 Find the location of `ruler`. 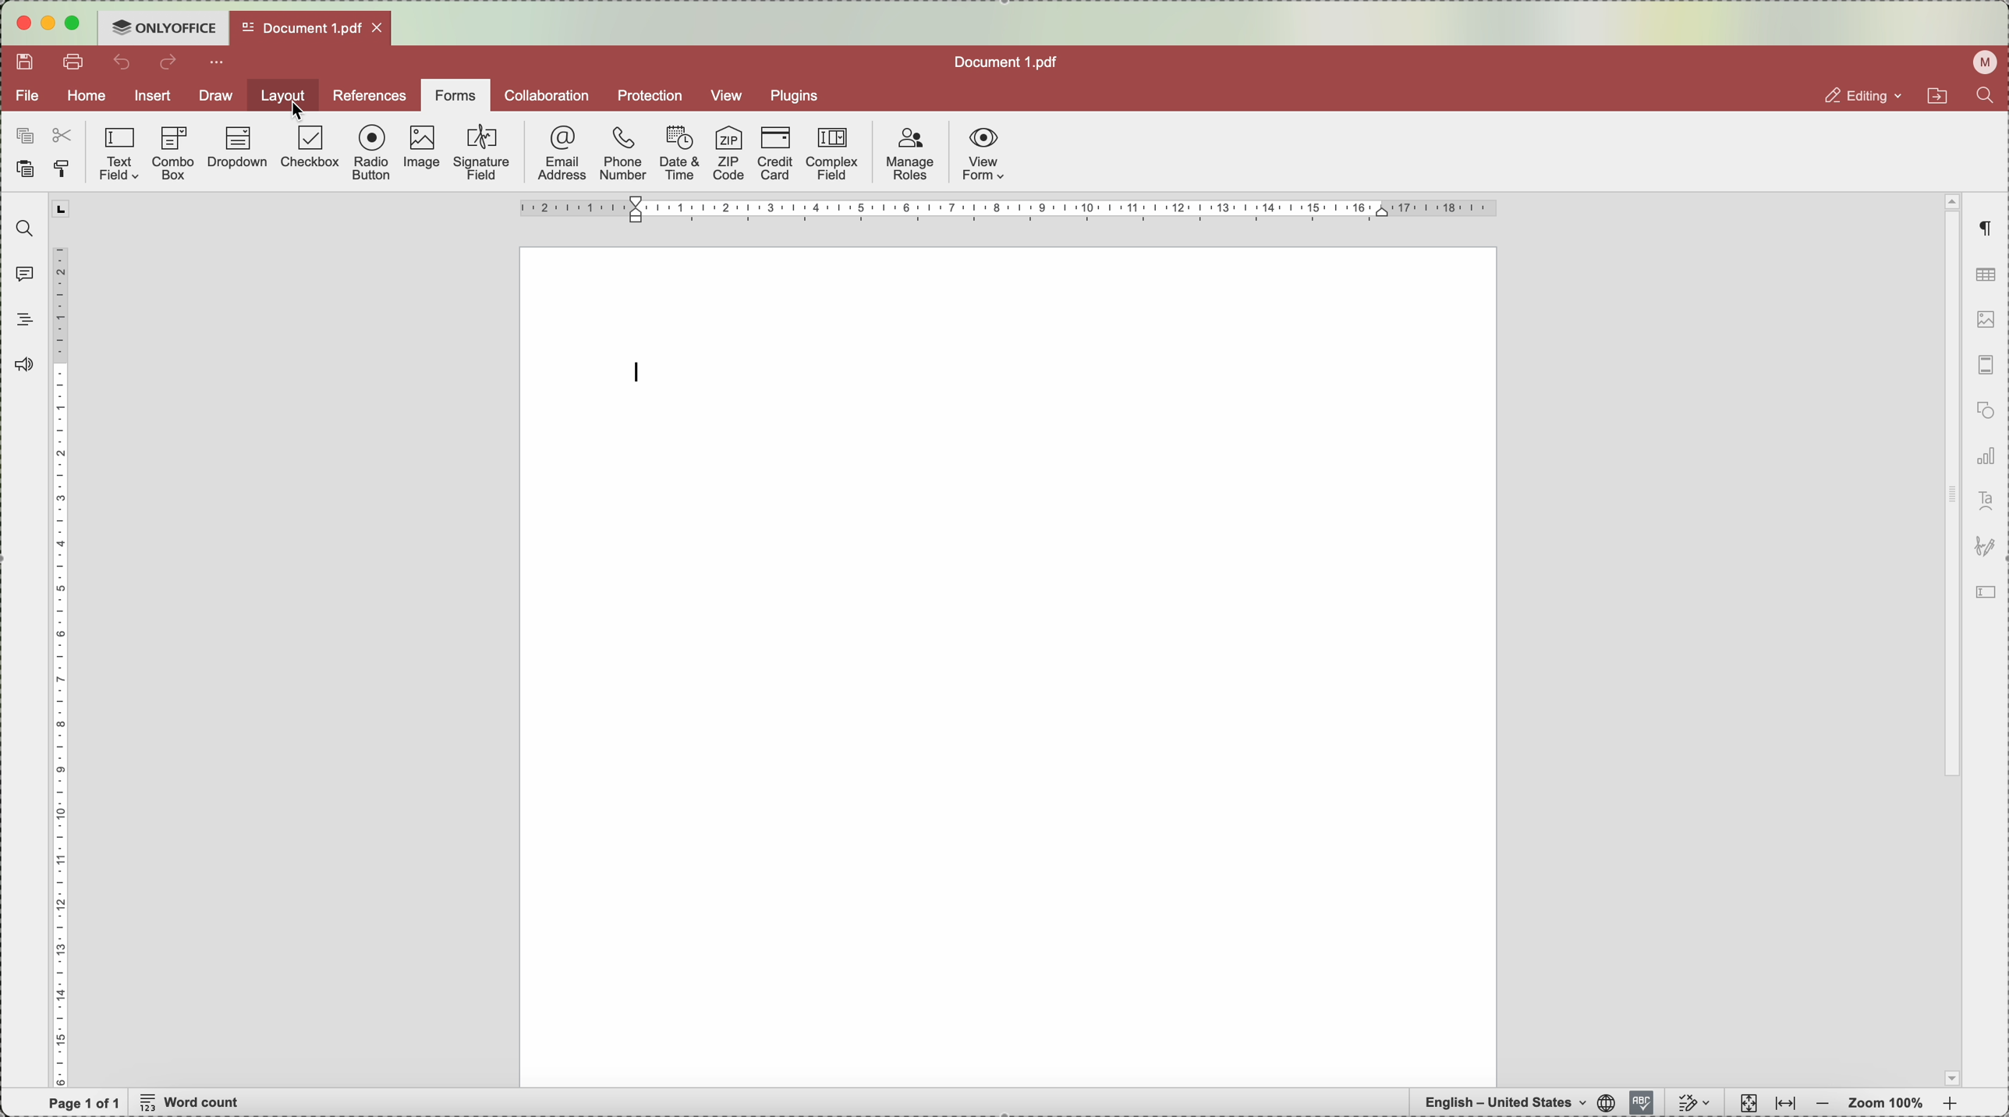

ruler is located at coordinates (1007, 208).